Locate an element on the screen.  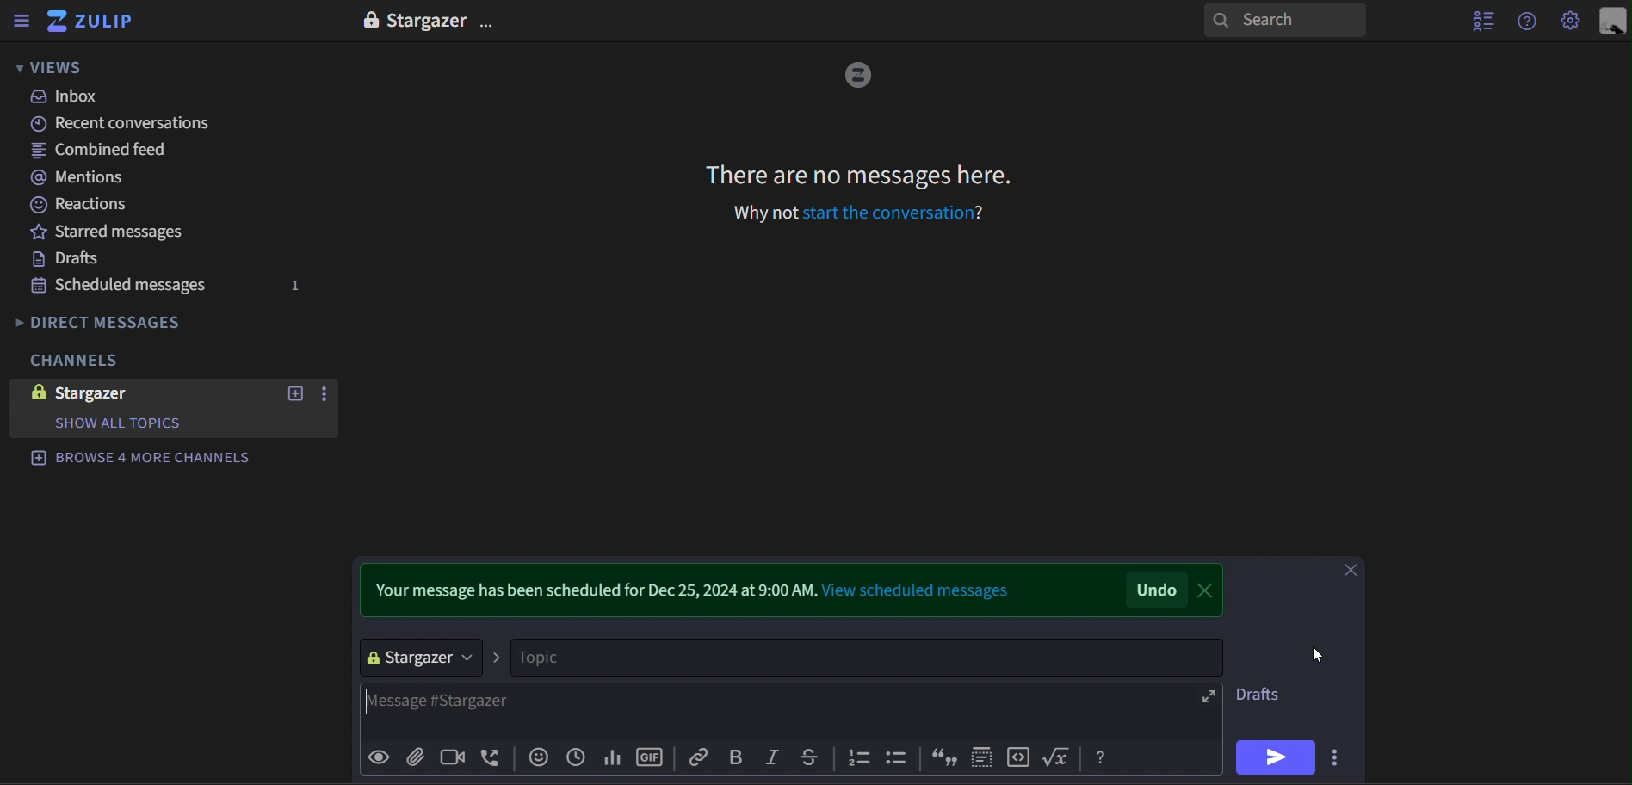
get help is located at coordinates (1529, 22).